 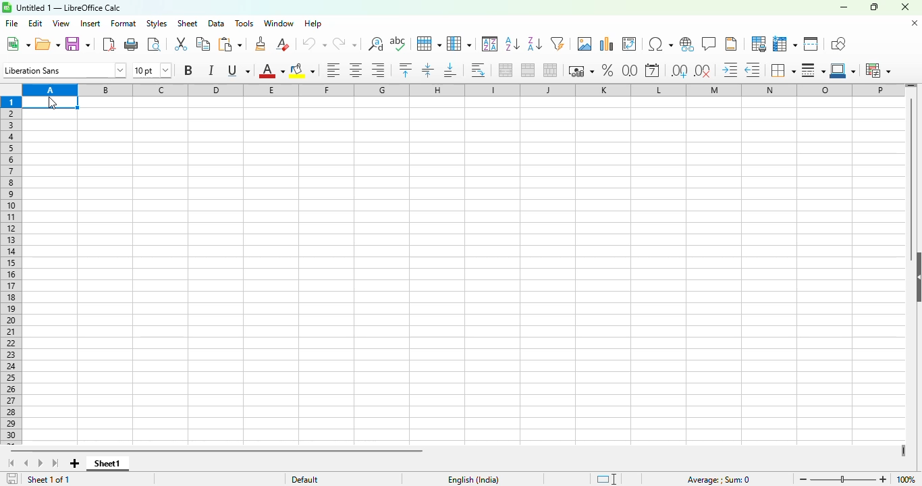 What do you see at coordinates (36, 24) in the screenshot?
I see `edit` at bounding box center [36, 24].